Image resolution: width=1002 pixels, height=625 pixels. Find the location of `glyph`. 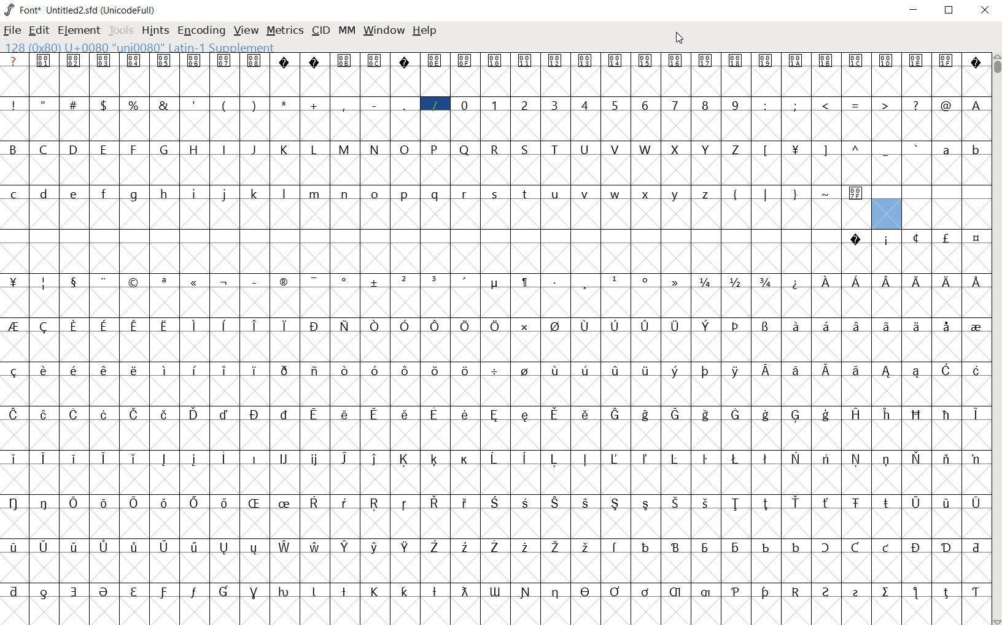

glyph is located at coordinates (705, 282).